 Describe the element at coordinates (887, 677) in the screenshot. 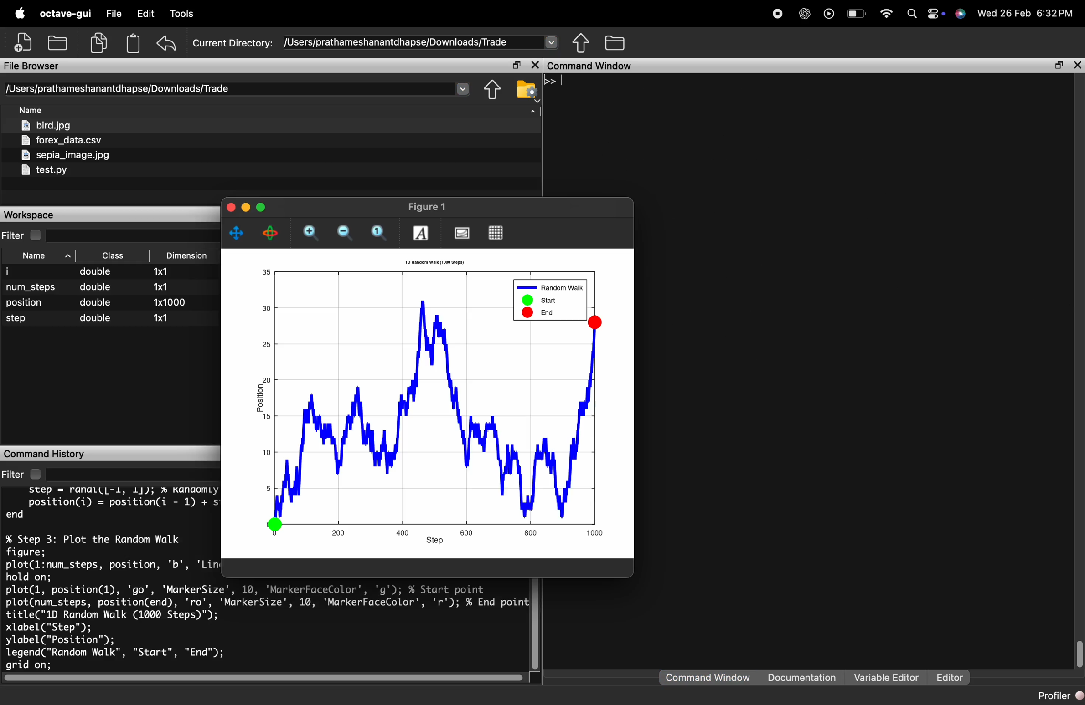

I see `variable editor` at that location.